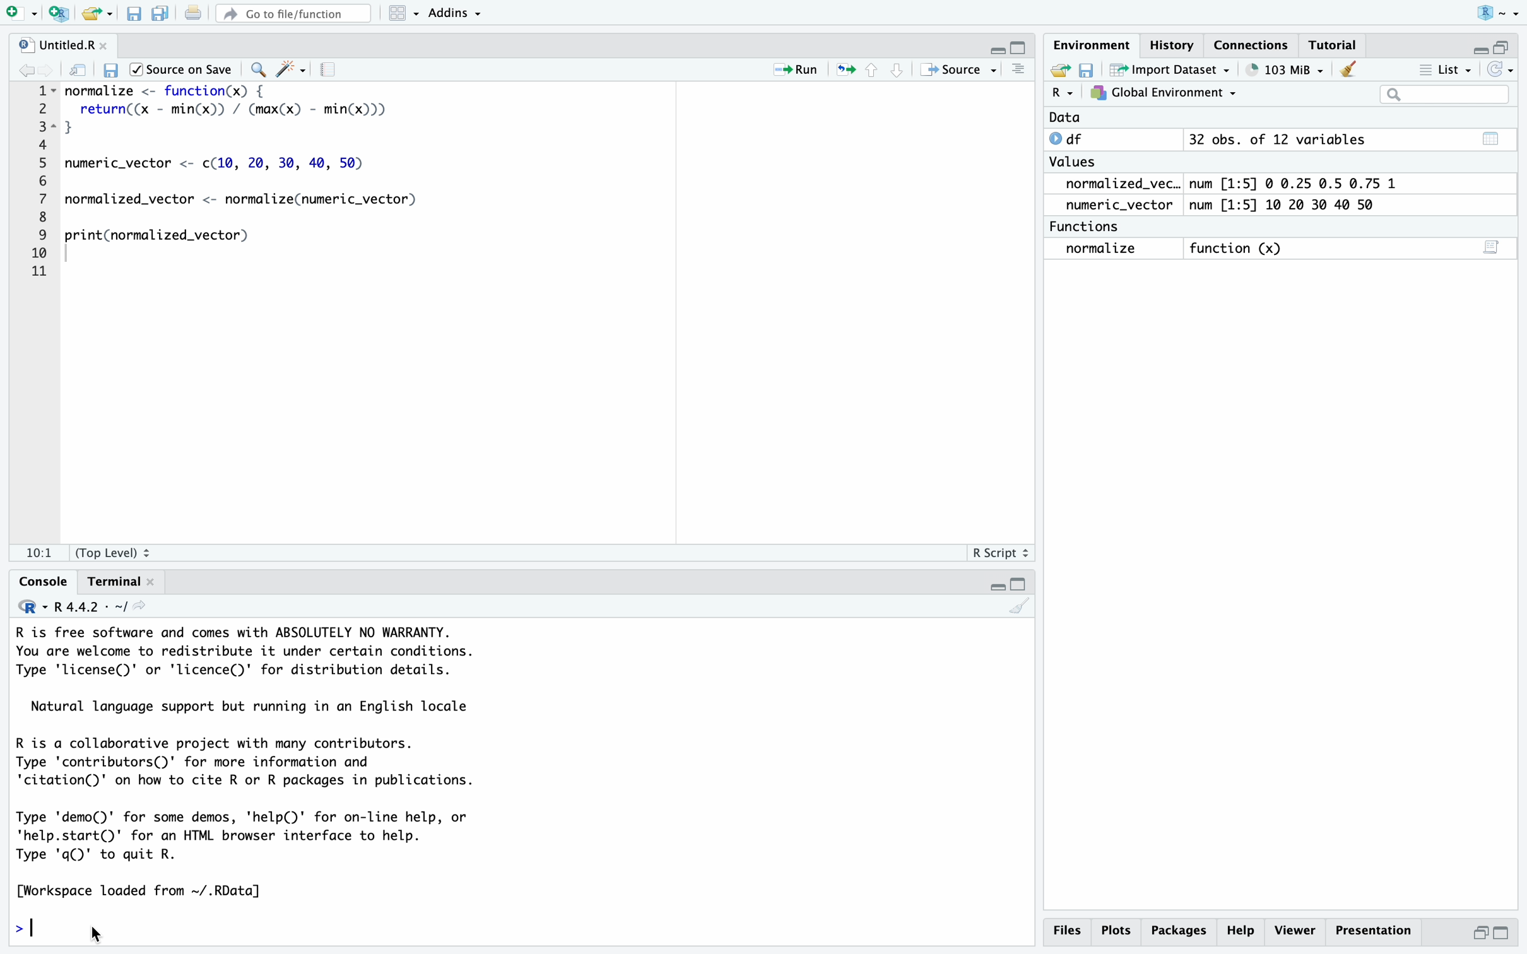 The height and width of the screenshot is (954, 1527). What do you see at coordinates (133, 15) in the screenshot?
I see `Save current document (Ctrl + S)` at bounding box center [133, 15].